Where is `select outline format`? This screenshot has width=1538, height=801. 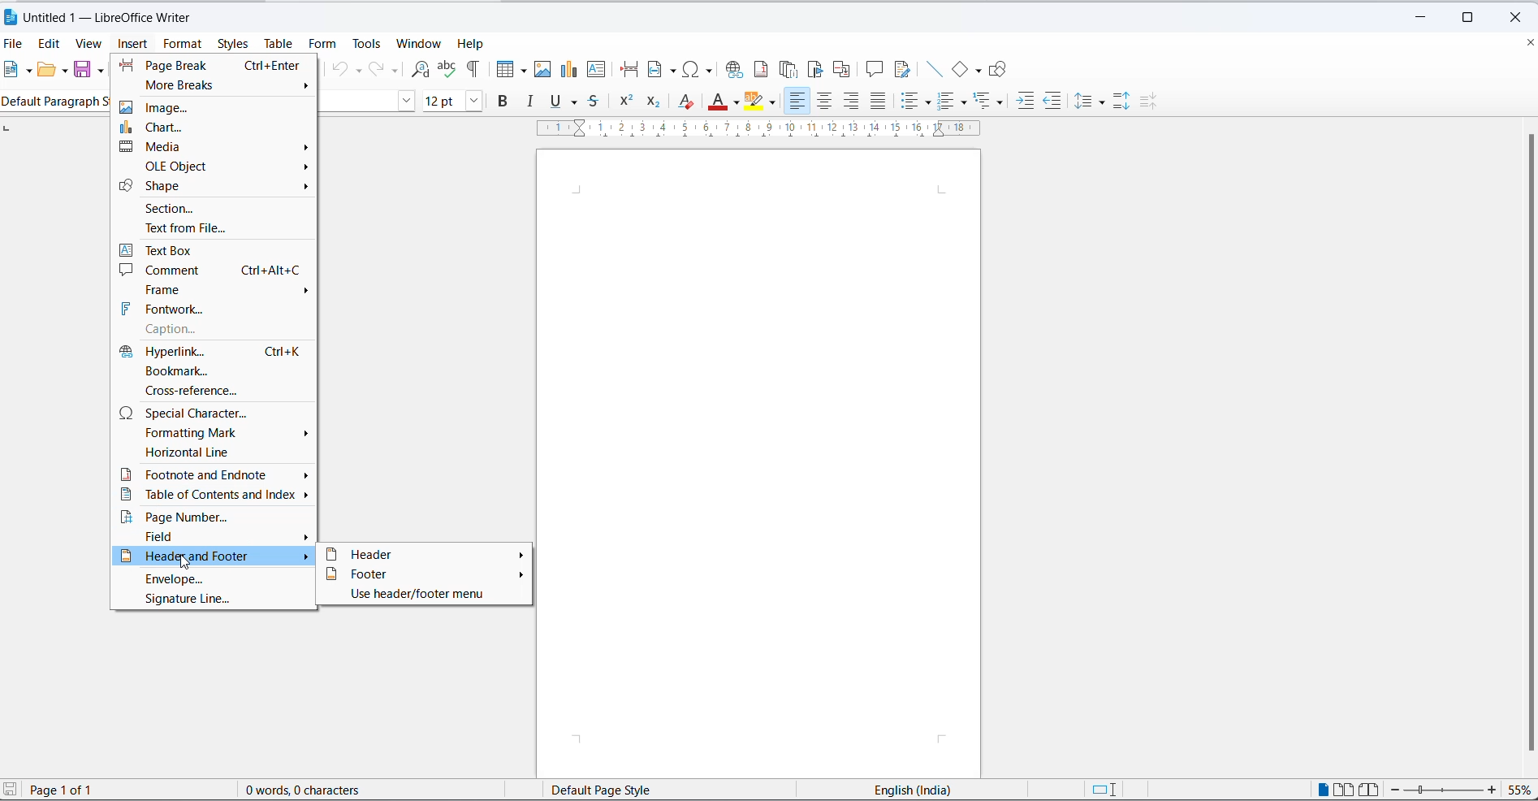
select outline format is located at coordinates (991, 102).